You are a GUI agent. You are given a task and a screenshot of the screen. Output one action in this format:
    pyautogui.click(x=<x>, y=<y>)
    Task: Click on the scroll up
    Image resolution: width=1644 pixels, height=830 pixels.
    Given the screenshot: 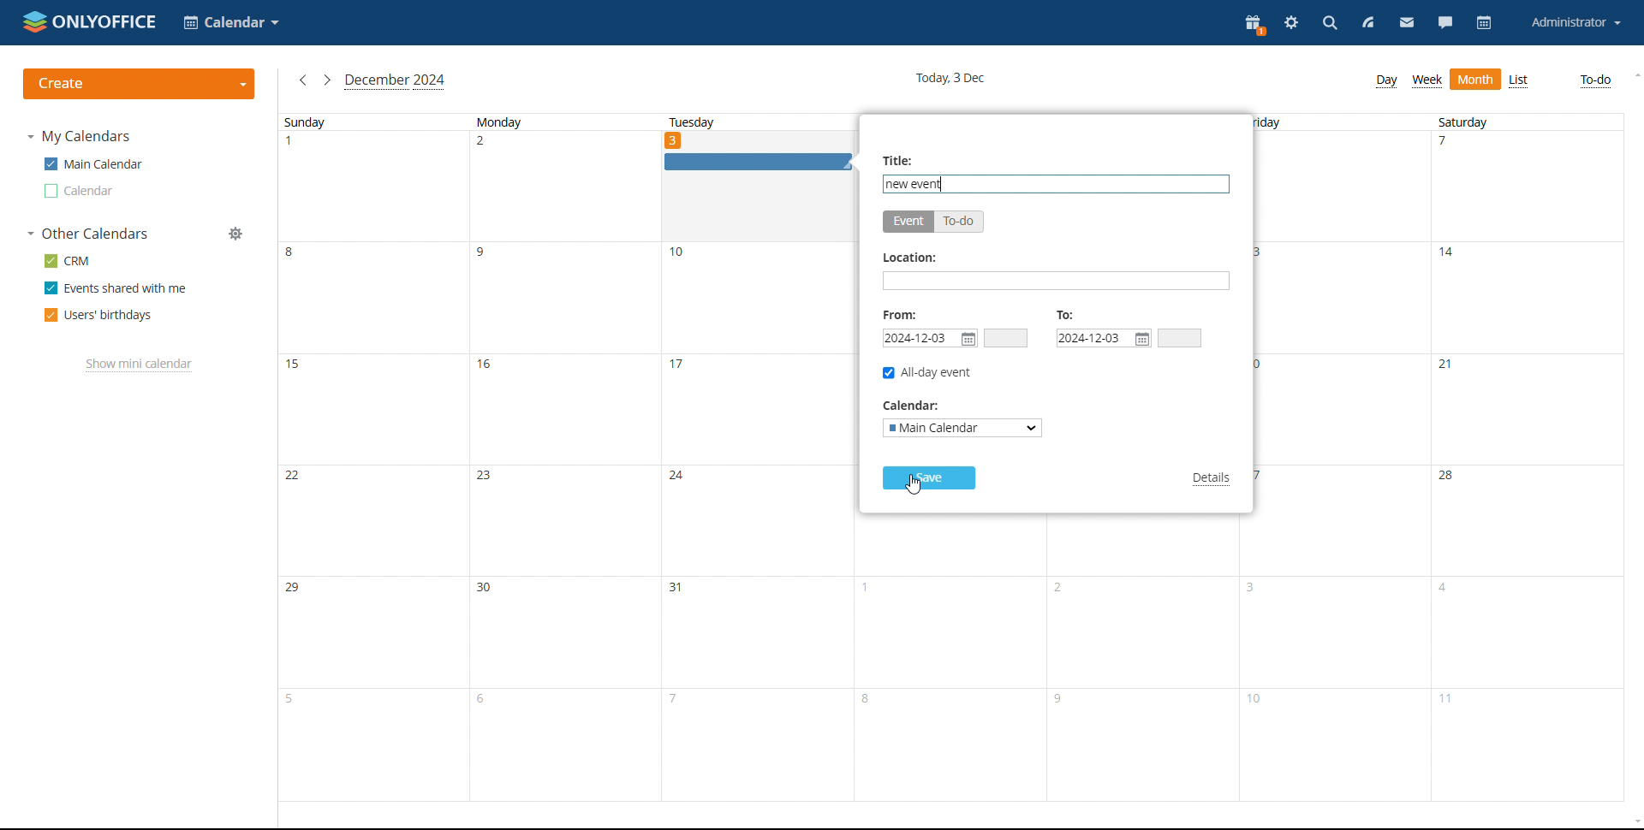 What is the action you would take?
    pyautogui.click(x=1634, y=74)
    